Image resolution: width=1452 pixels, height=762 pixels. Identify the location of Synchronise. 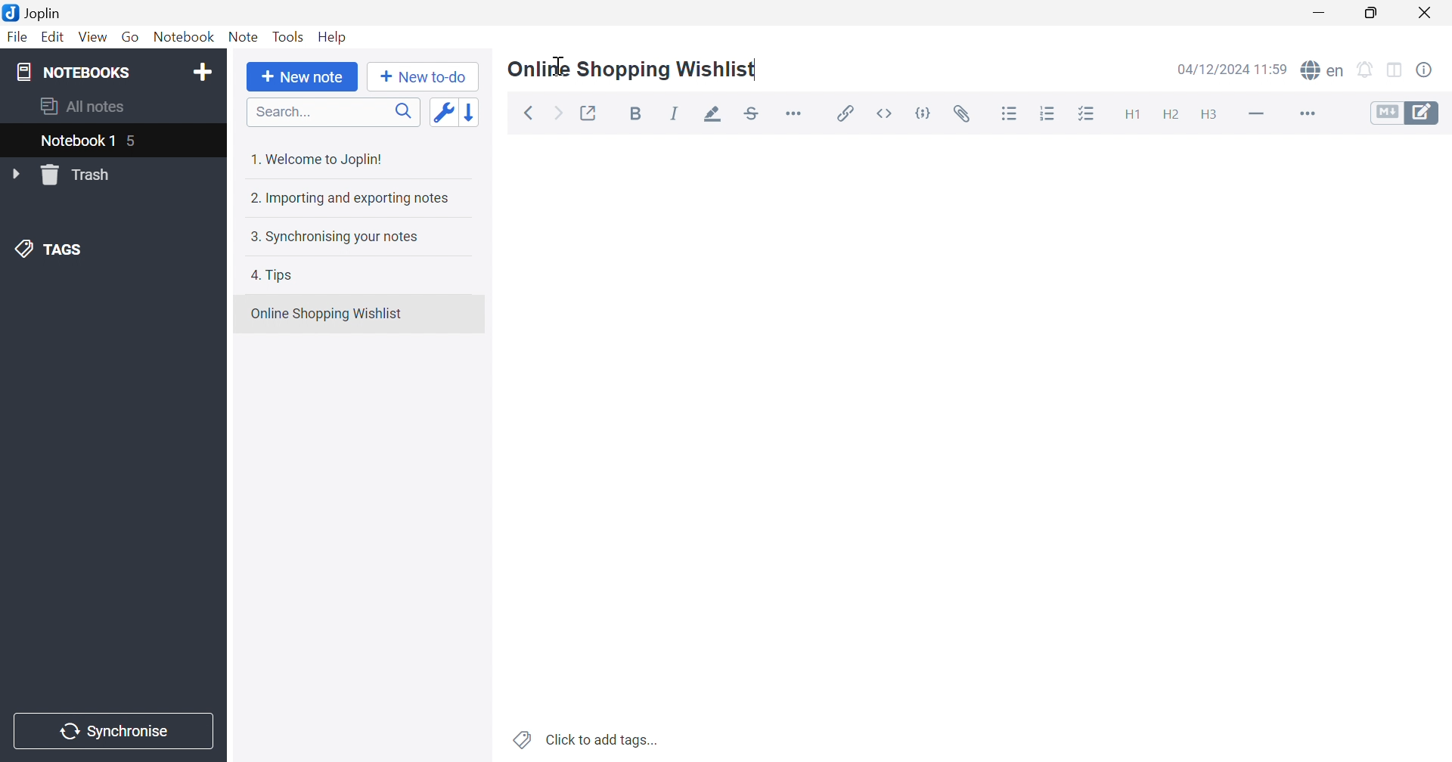
(113, 732).